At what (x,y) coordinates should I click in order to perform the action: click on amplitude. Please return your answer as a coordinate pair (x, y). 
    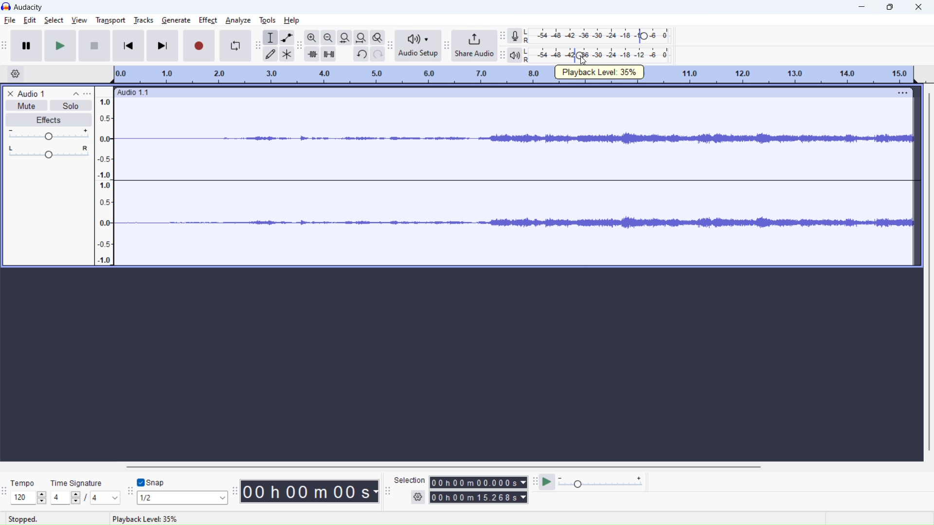
    Looking at the image, I should click on (104, 176).